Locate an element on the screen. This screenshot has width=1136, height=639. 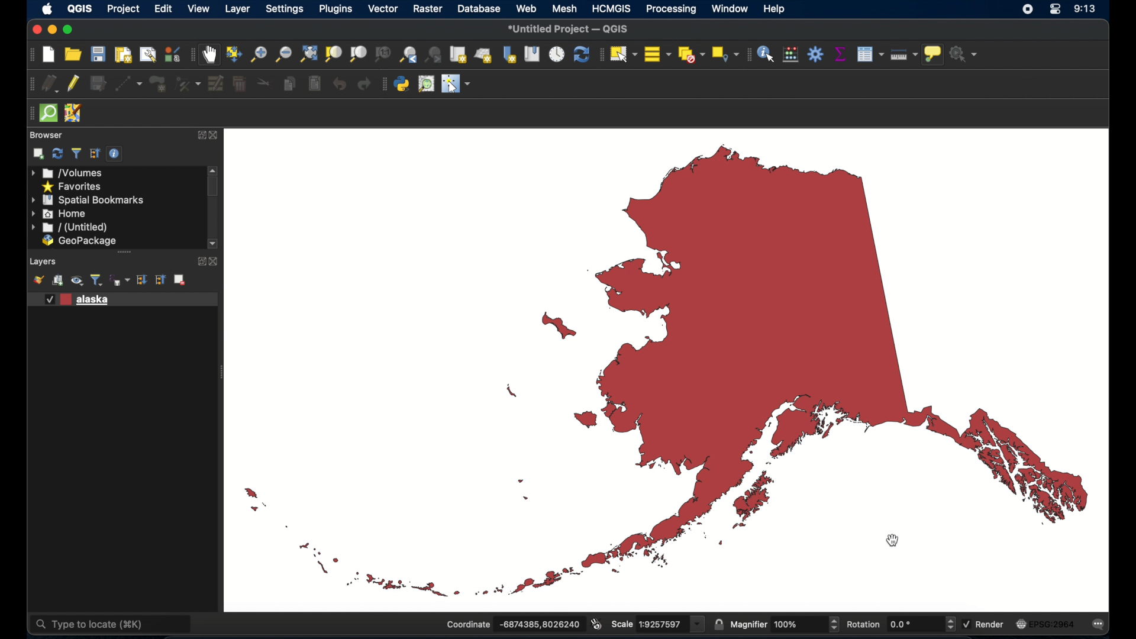
zoom full is located at coordinates (308, 54).